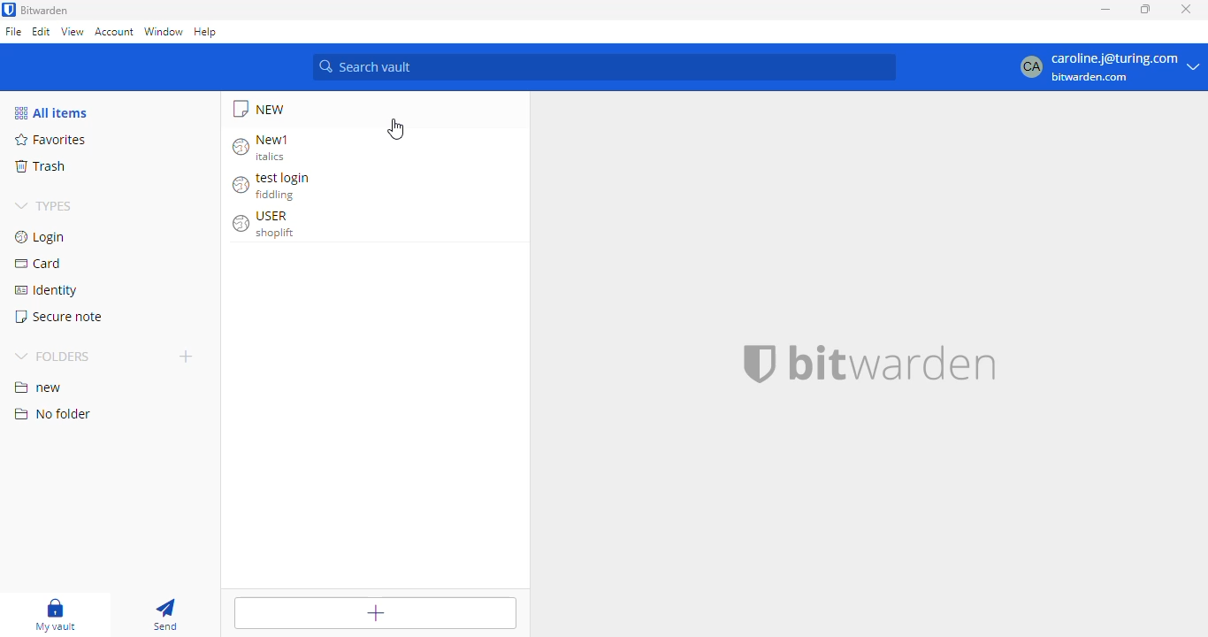 The image size is (1208, 637). Describe the element at coordinates (59, 317) in the screenshot. I see `secure note` at that location.